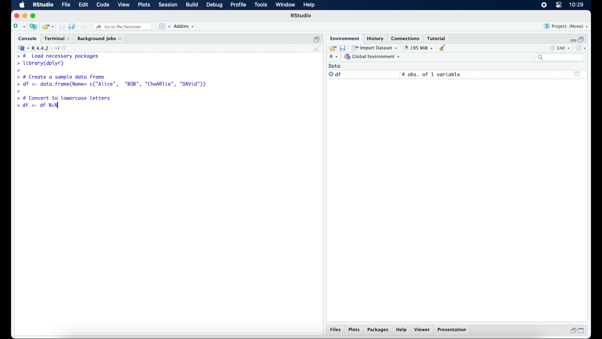 Image resolution: width=602 pixels, height=339 pixels. I want to click on save, so click(342, 47).